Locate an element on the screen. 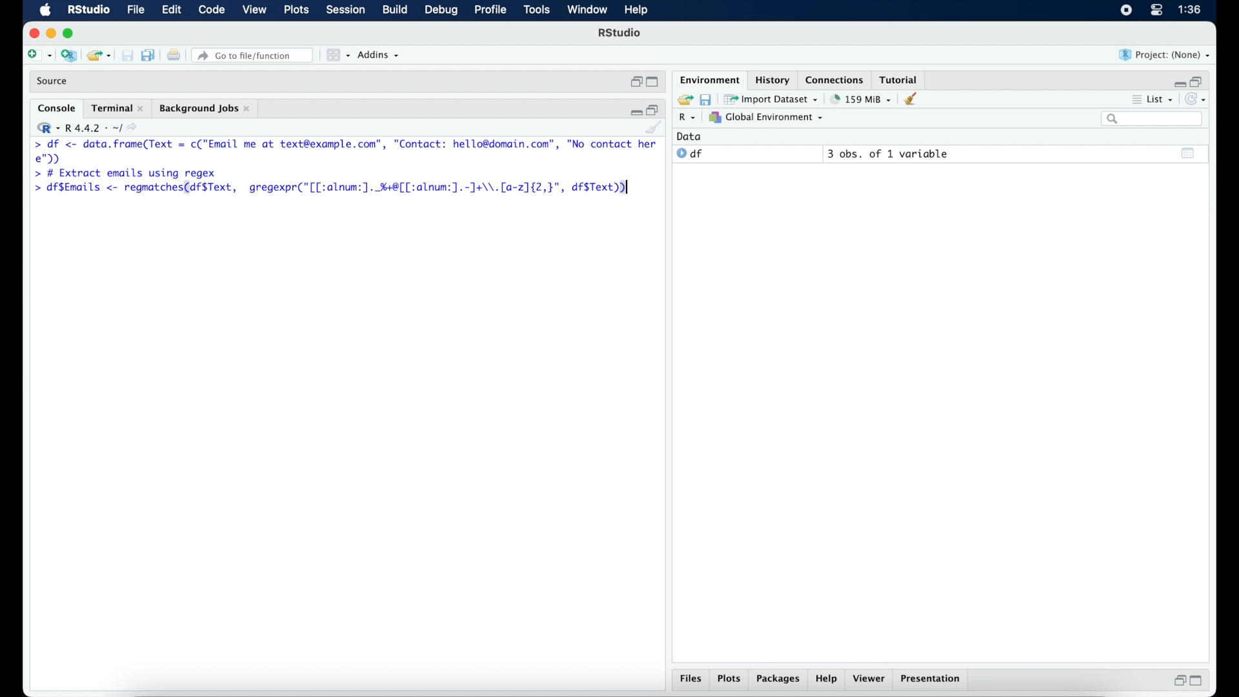 This screenshot has width=1239, height=697. > # Extract emails using regex| is located at coordinates (124, 174).